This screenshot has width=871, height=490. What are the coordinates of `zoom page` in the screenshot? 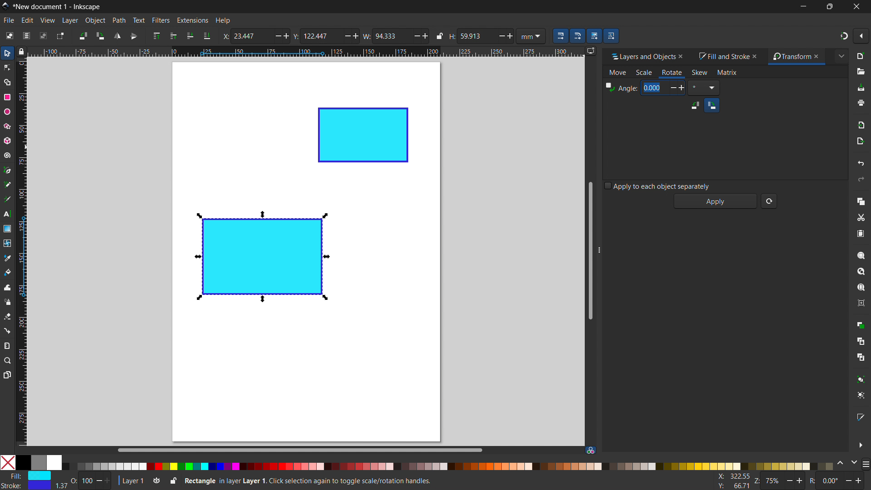 It's located at (861, 288).